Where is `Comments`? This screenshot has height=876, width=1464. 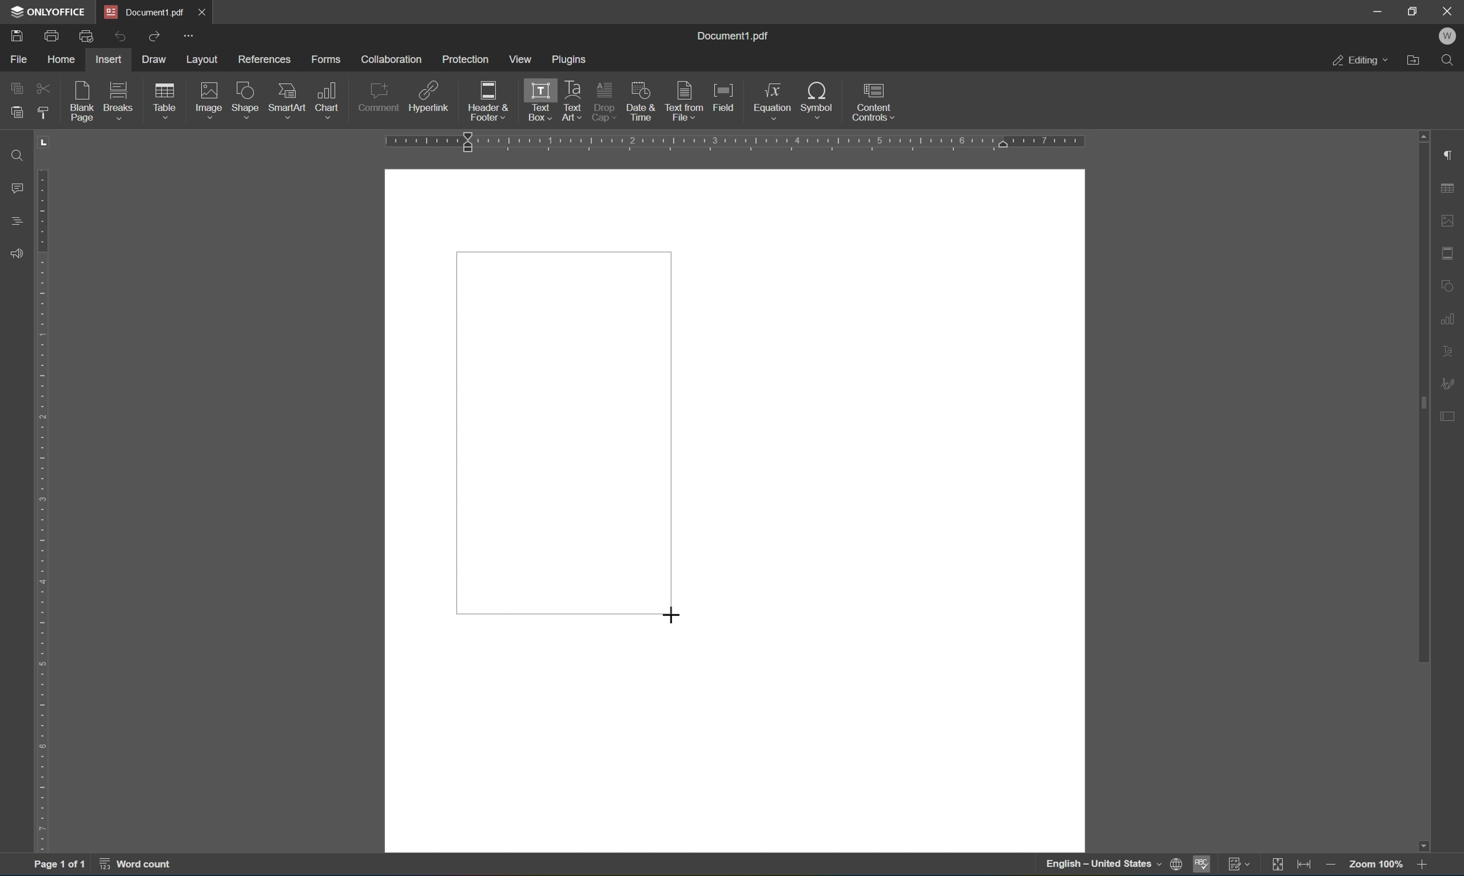
Comments is located at coordinates (19, 188).